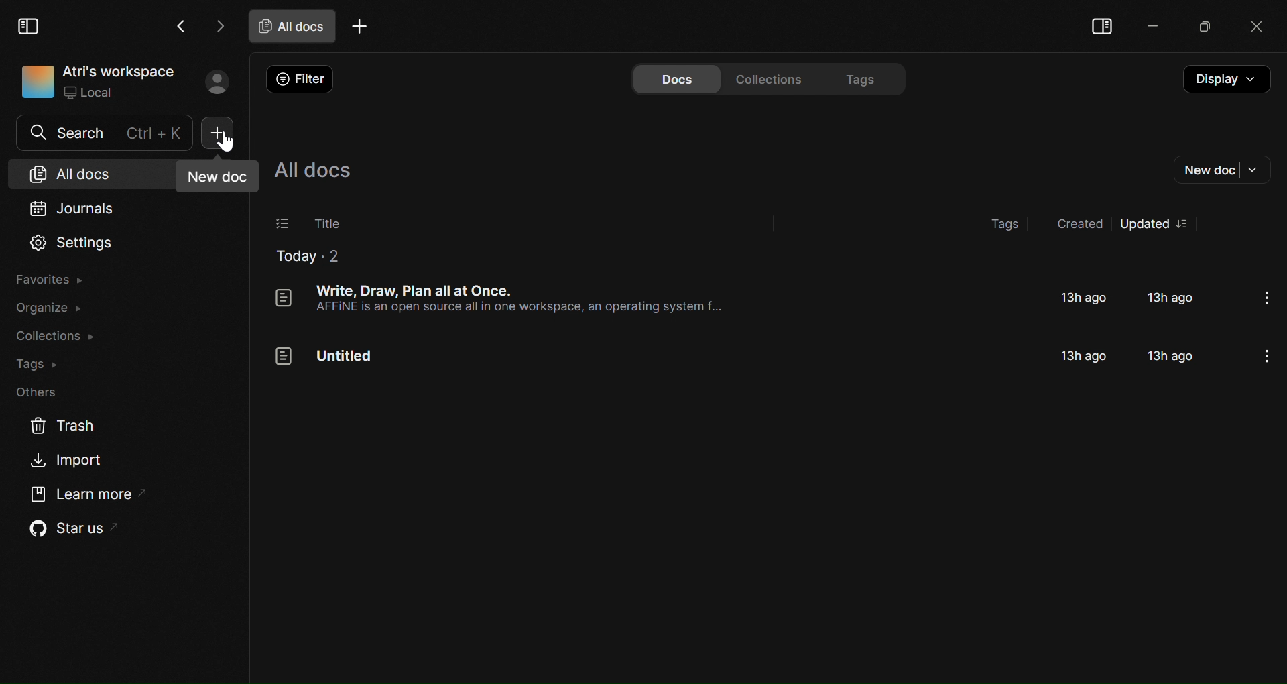 This screenshot has width=1287, height=684. Describe the element at coordinates (1188, 224) in the screenshot. I see `options` at that location.